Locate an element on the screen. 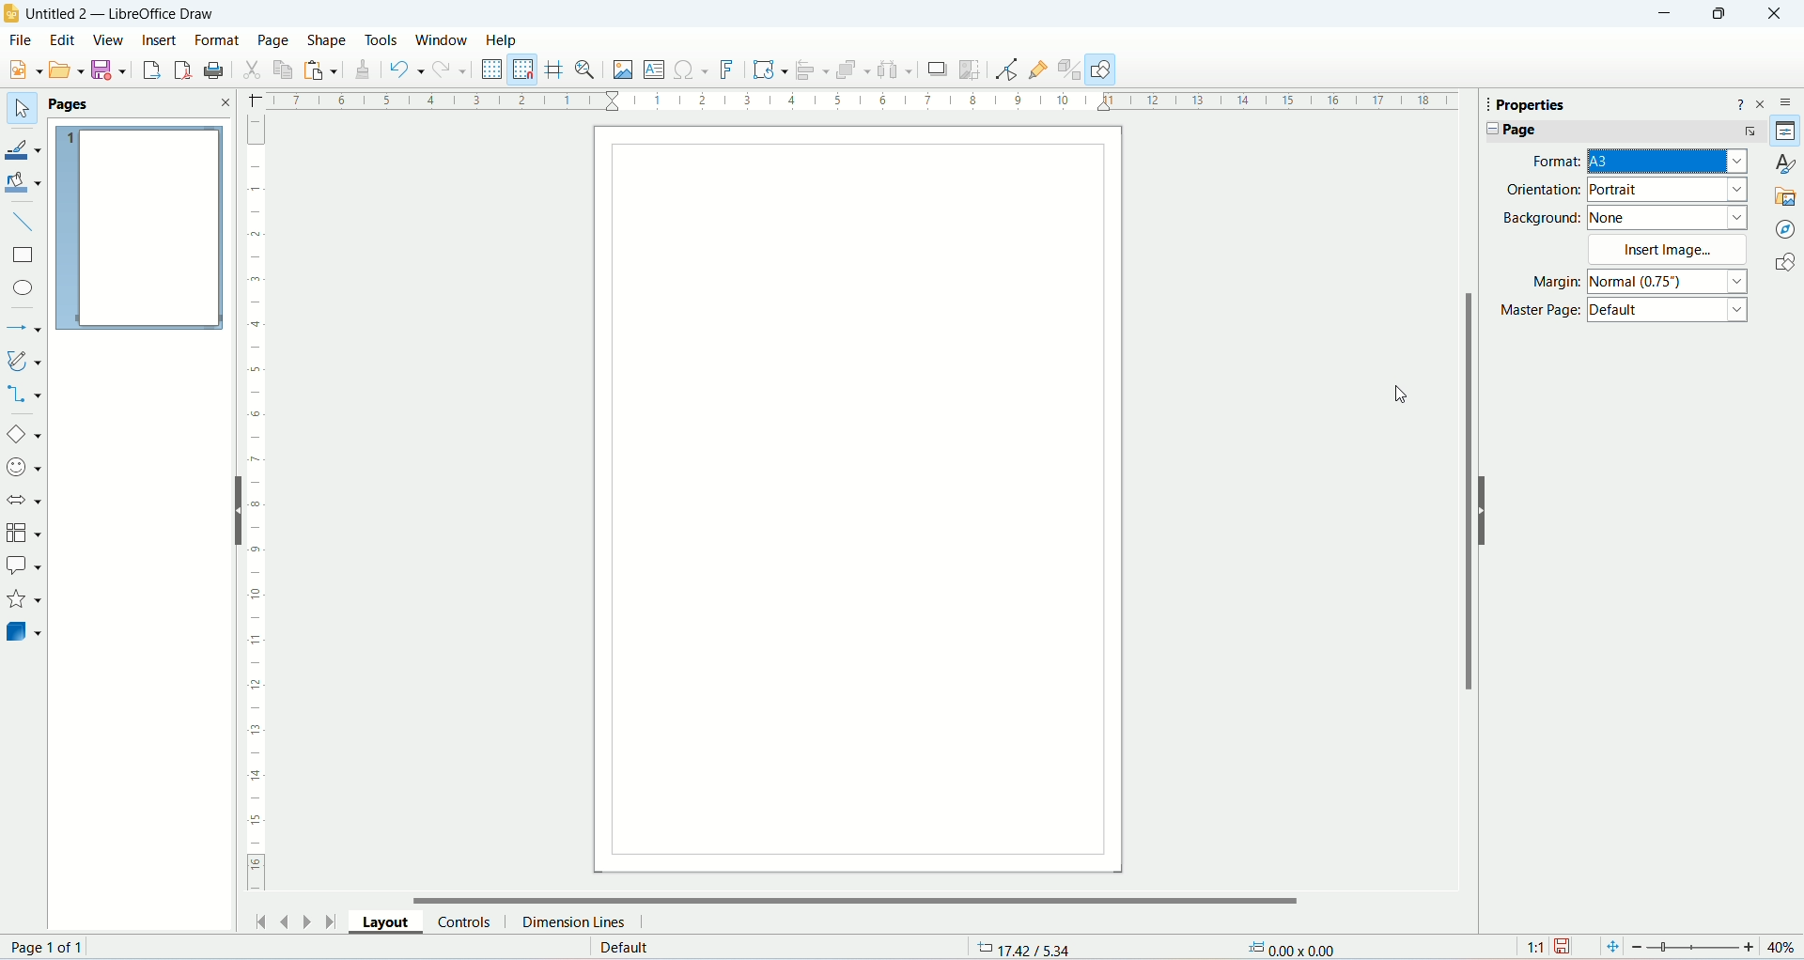 The image size is (1804, 960). new is located at coordinates (27, 70).